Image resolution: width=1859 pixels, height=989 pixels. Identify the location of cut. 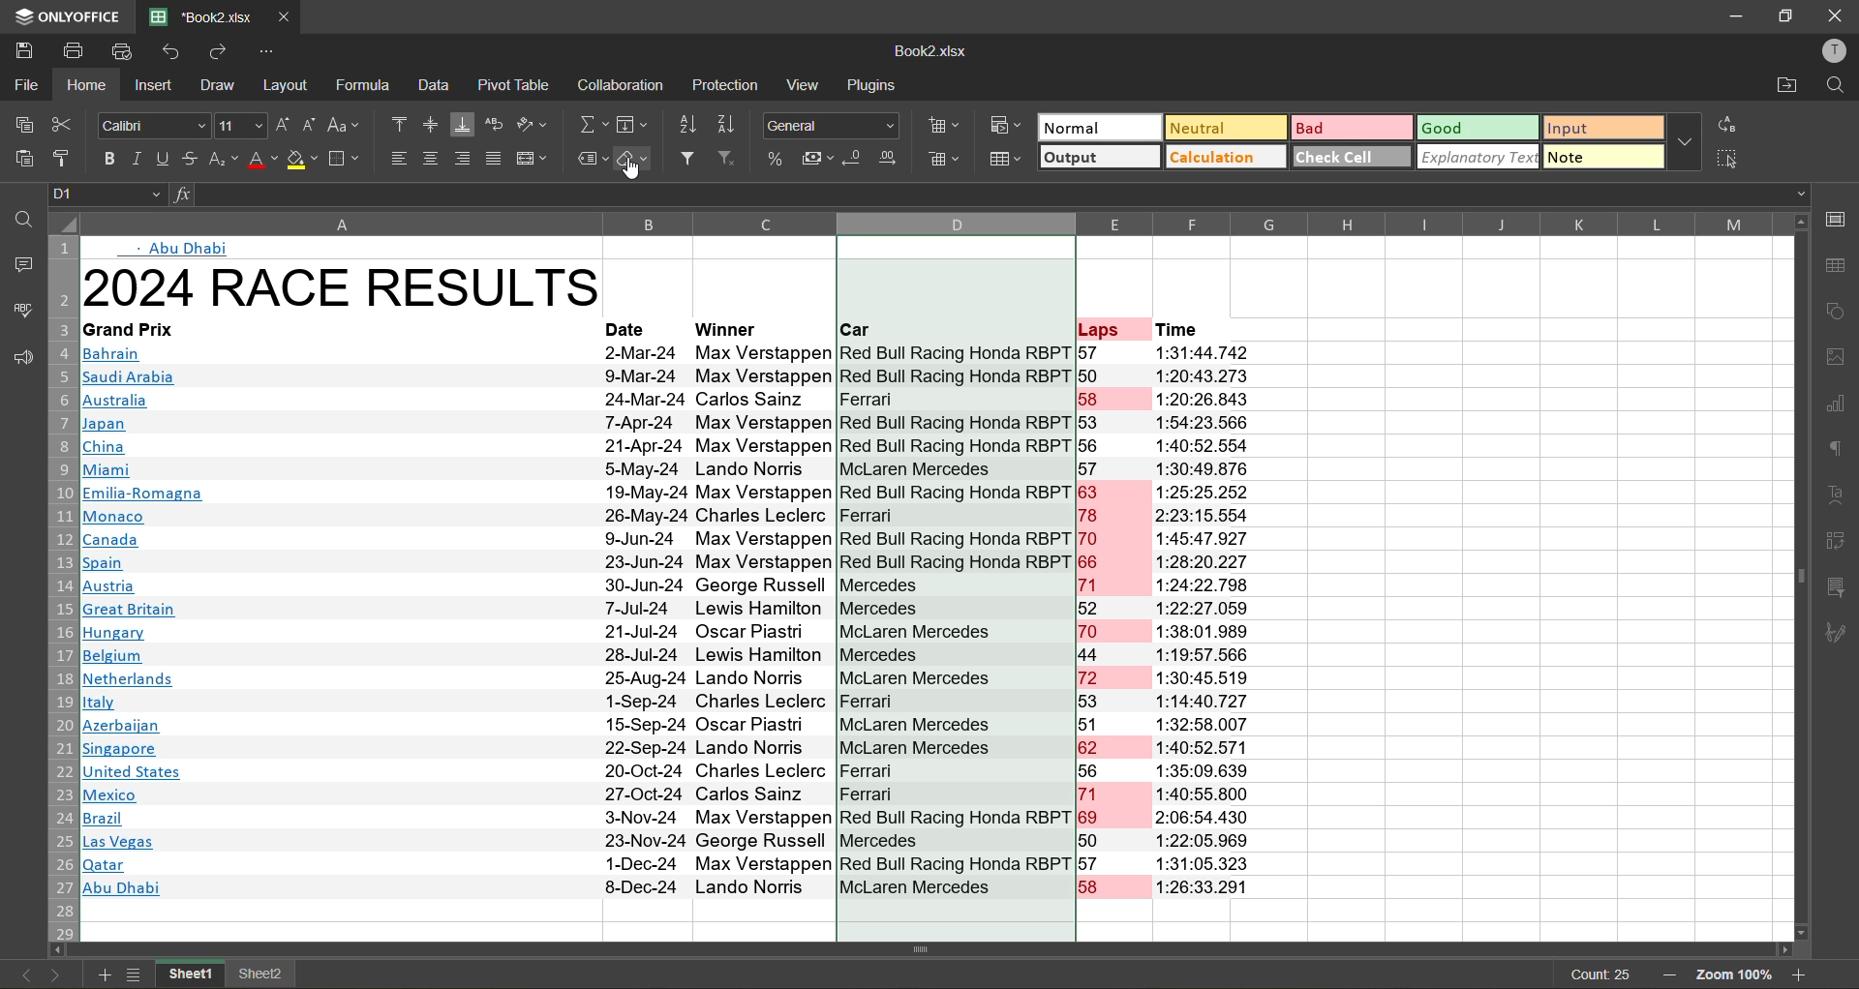
(63, 125).